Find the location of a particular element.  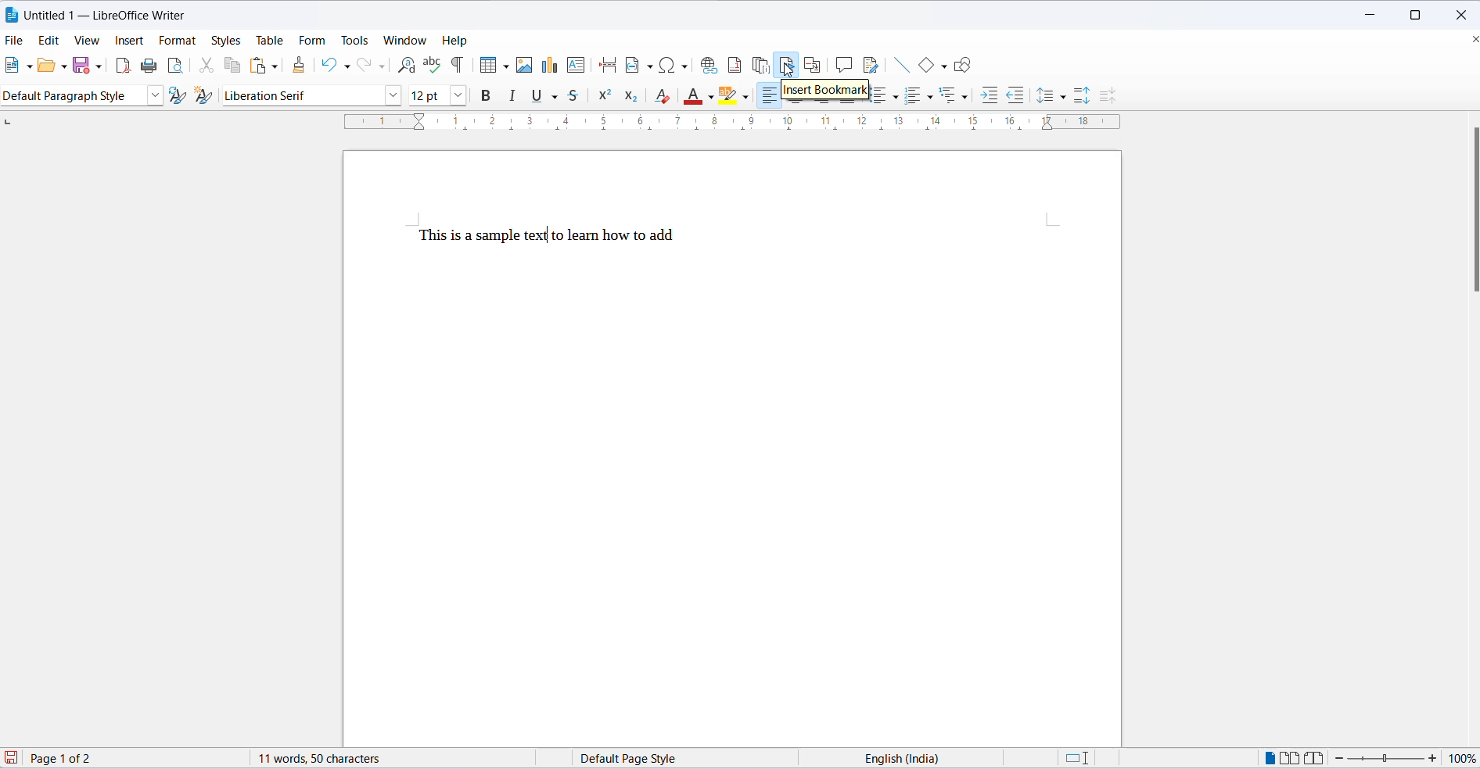

underline options is located at coordinates (559, 97).